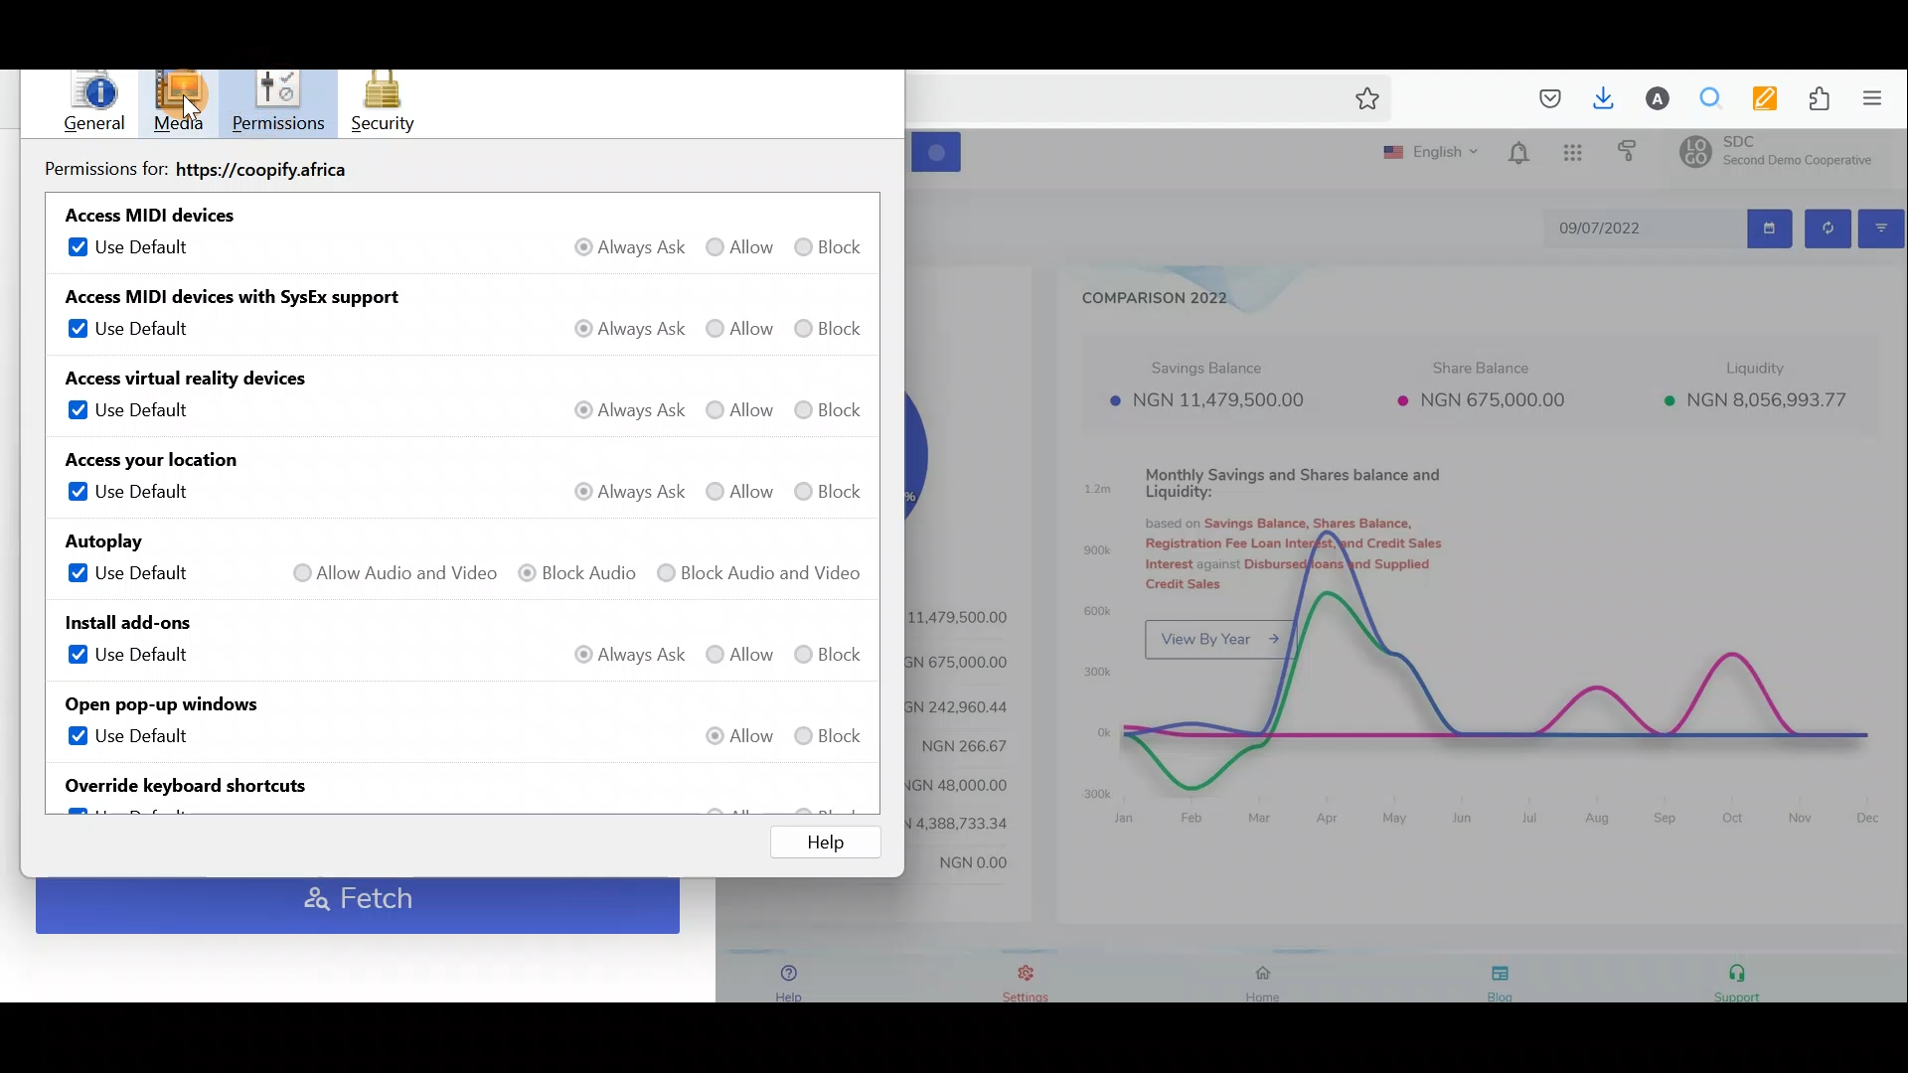  Describe the element at coordinates (740, 329) in the screenshot. I see `Allow` at that location.